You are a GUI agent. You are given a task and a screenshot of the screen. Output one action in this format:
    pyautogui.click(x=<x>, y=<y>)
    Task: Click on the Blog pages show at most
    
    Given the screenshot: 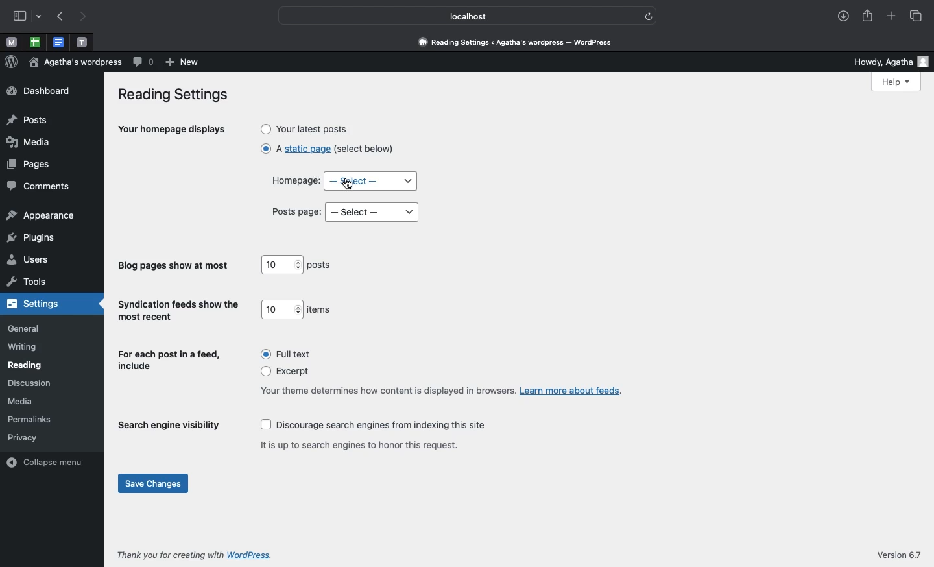 What is the action you would take?
    pyautogui.click(x=175, y=266)
    